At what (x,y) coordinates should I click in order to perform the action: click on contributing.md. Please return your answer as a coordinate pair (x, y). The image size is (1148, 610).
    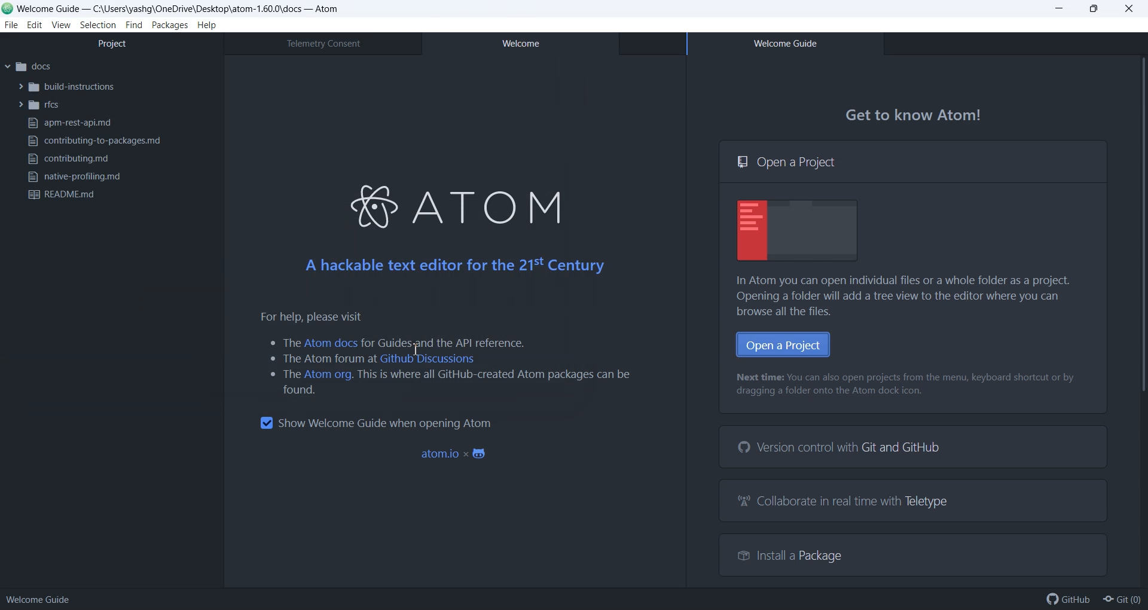
    Looking at the image, I should click on (69, 159).